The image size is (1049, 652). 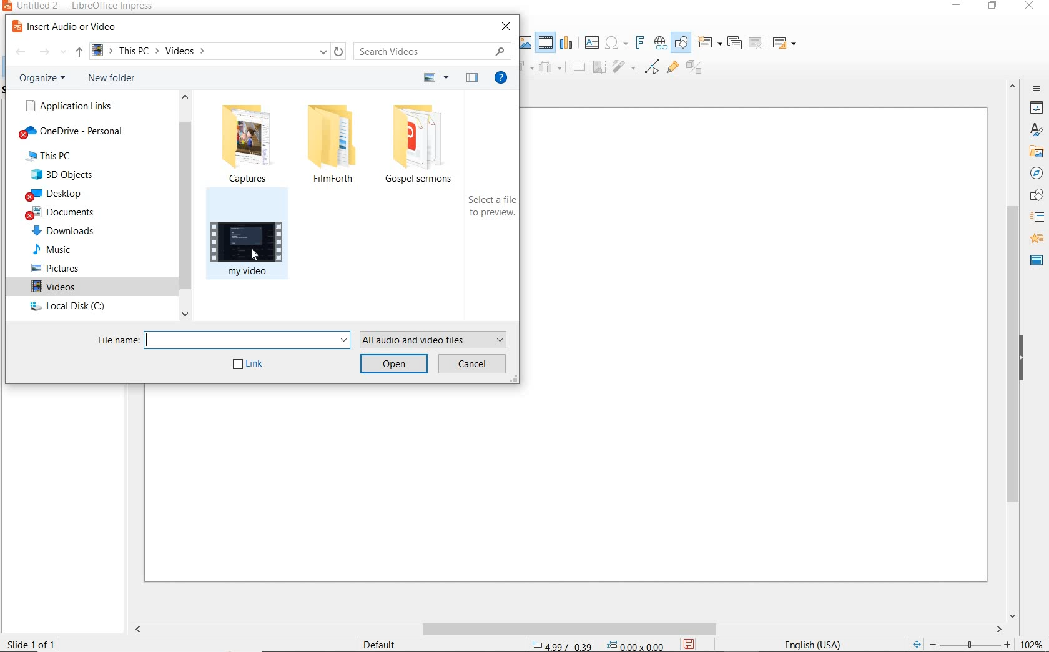 I want to click on SLIDE LAYOUT, so click(x=784, y=43).